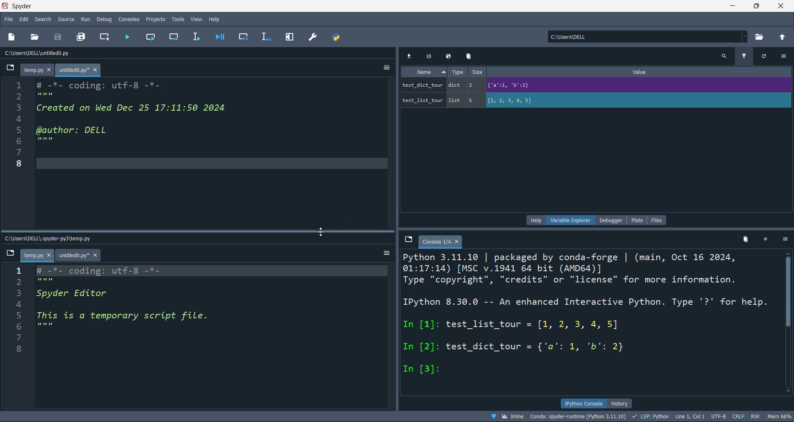 The image size is (794, 422). What do you see at coordinates (636, 219) in the screenshot?
I see `plots` at bounding box center [636, 219].